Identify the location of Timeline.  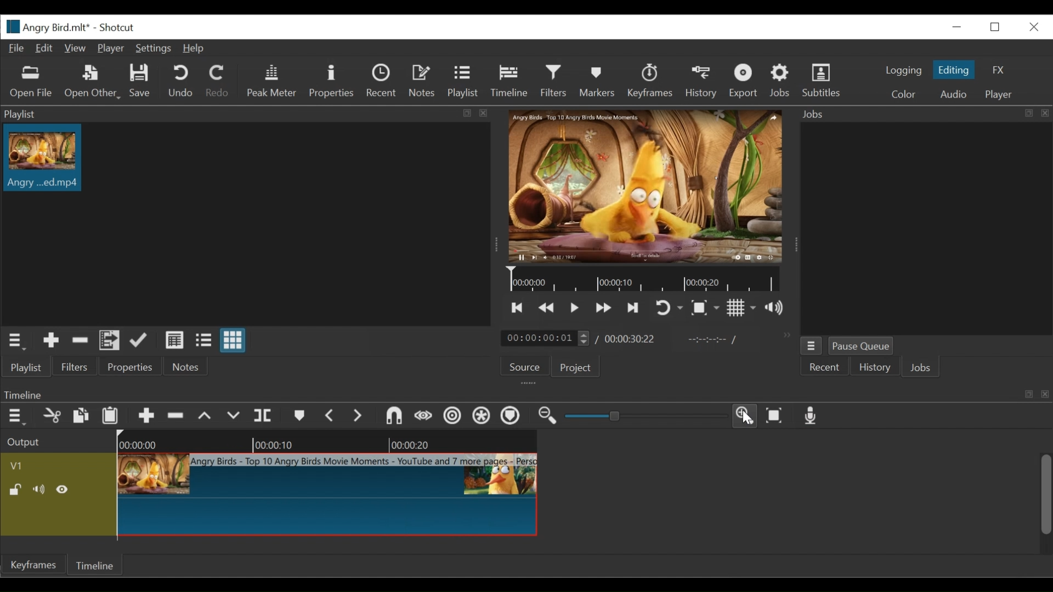
(649, 280).